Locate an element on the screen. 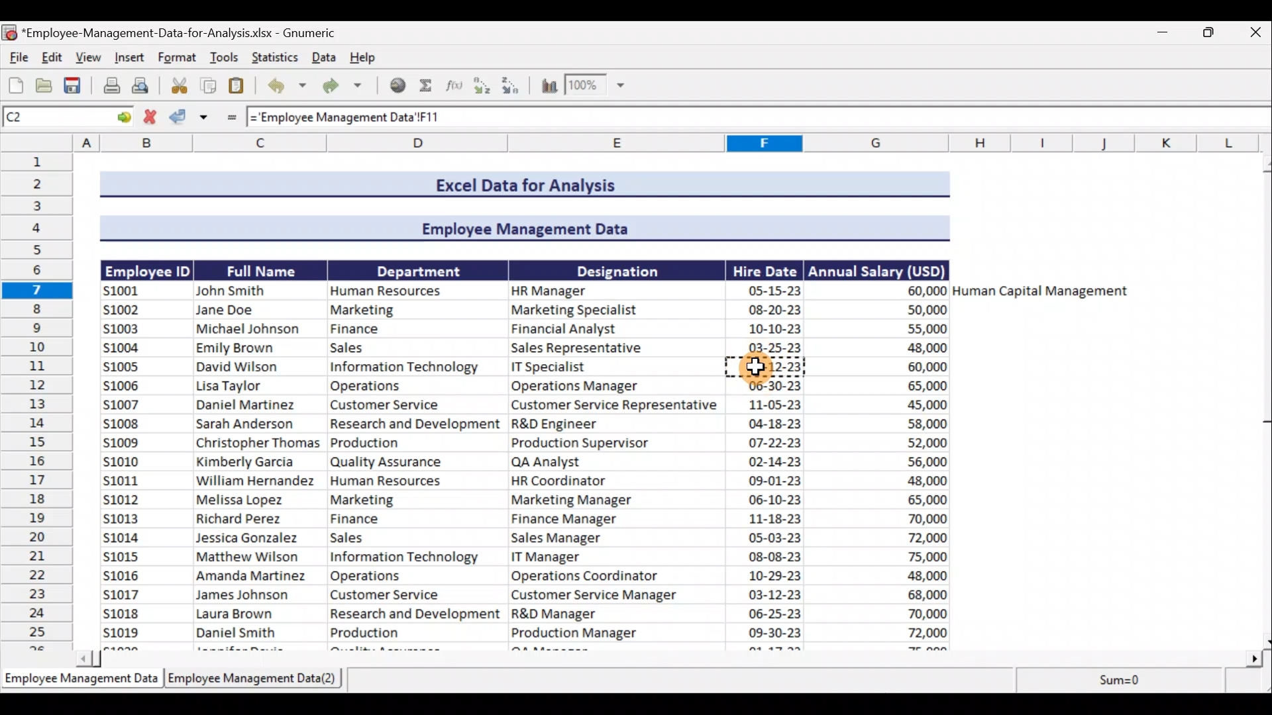  View is located at coordinates (91, 59).